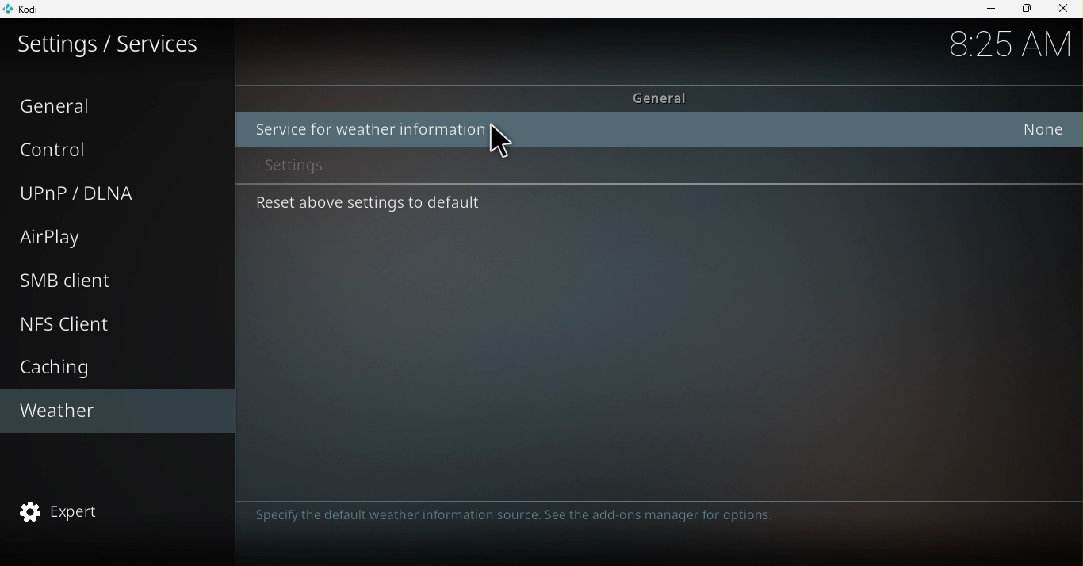 The image size is (1083, 566). Describe the element at coordinates (111, 50) in the screenshot. I see `Settings/Services` at that location.